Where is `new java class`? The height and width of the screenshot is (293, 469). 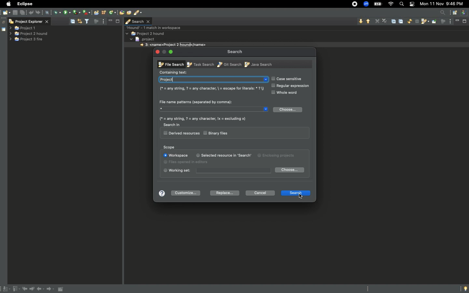 new java class is located at coordinates (112, 13).